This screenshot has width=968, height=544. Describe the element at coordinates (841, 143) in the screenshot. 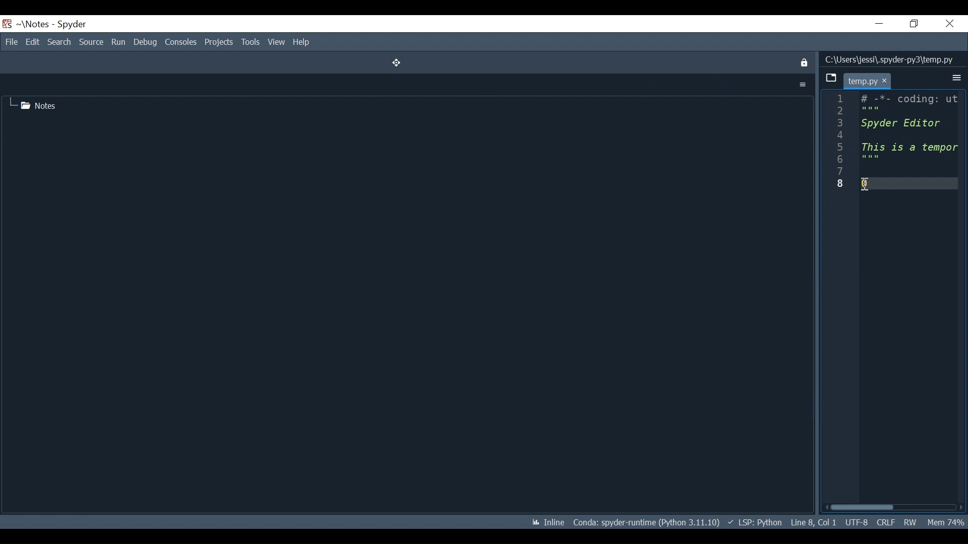

I see `line number` at that location.